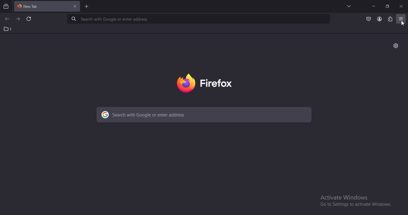 The width and height of the screenshot is (408, 215). I want to click on extensions, so click(390, 19).